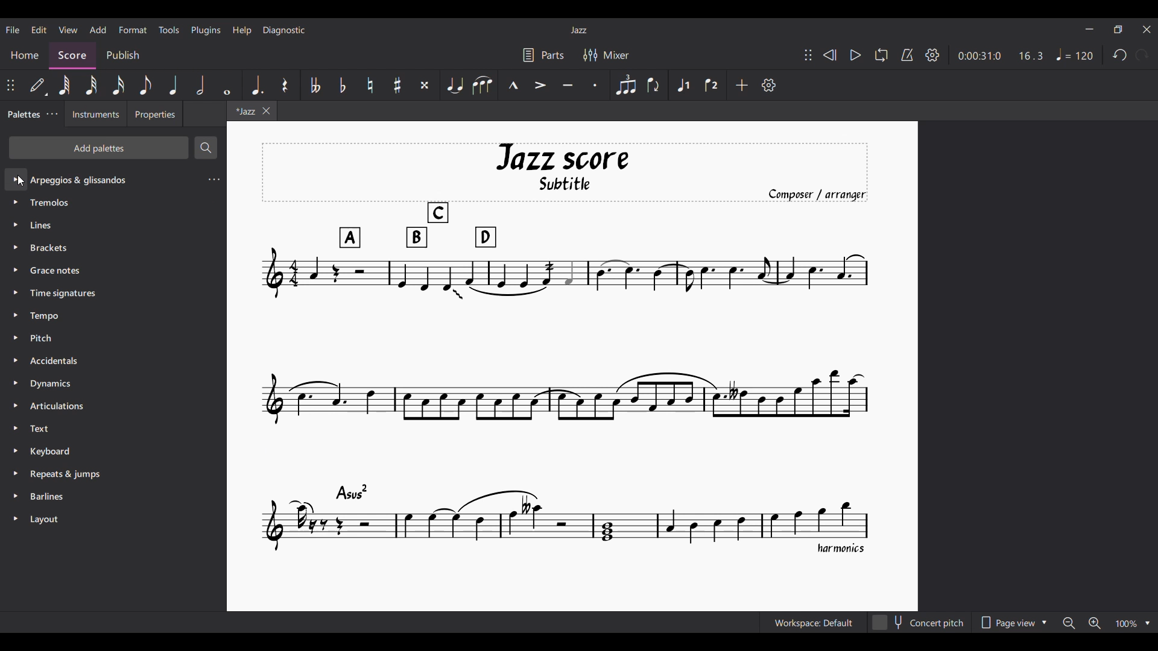 The image size is (1158, 651). What do you see at coordinates (398, 85) in the screenshot?
I see `Toggle sharp` at bounding box center [398, 85].